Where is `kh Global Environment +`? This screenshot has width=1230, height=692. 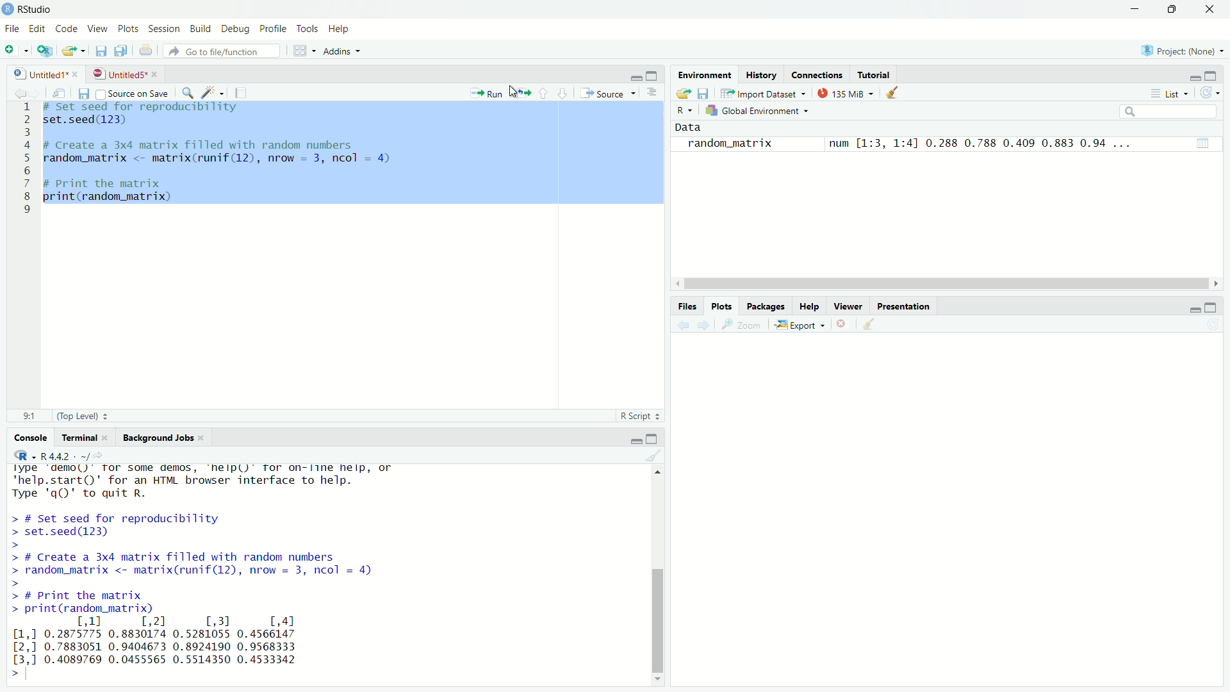 kh Global Environment + is located at coordinates (758, 110).